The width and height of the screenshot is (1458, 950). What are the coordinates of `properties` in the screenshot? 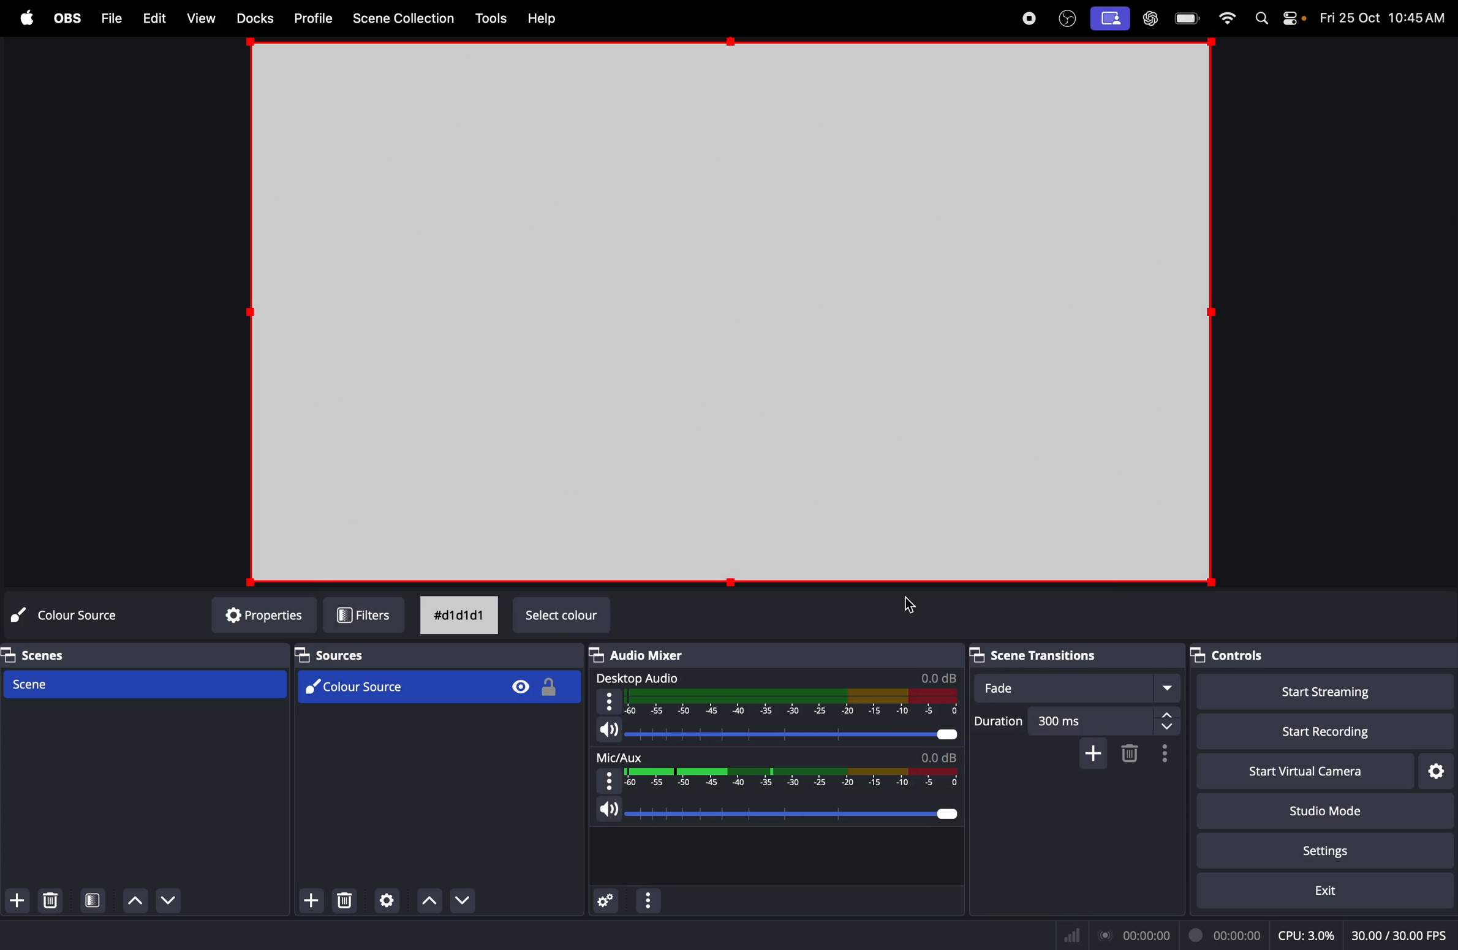 It's located at (256, 616).